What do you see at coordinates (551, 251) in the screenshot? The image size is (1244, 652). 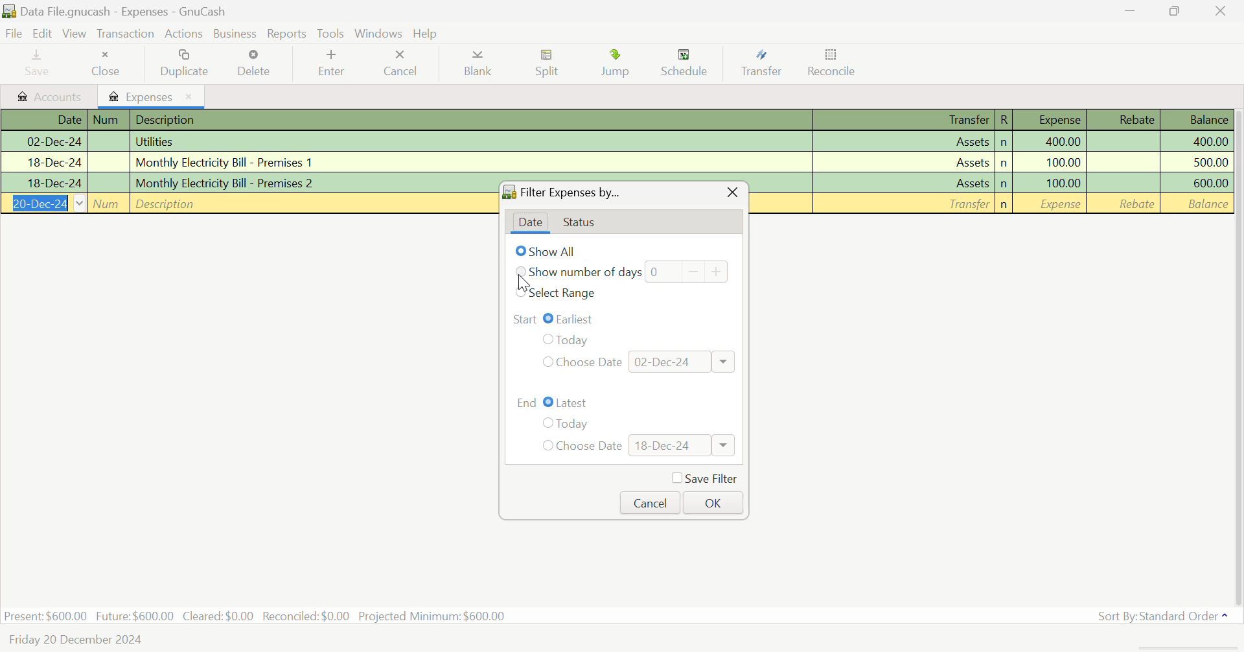 I see `Show All` at bounding box center [551, 251].